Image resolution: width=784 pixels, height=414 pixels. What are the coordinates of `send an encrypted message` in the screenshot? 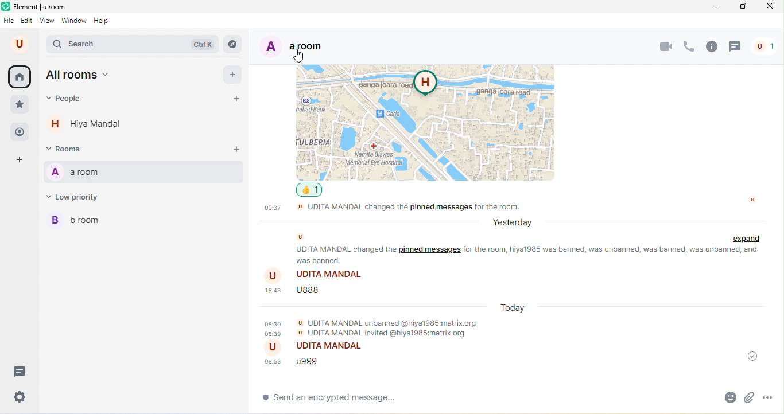 It's located at (345, 400).